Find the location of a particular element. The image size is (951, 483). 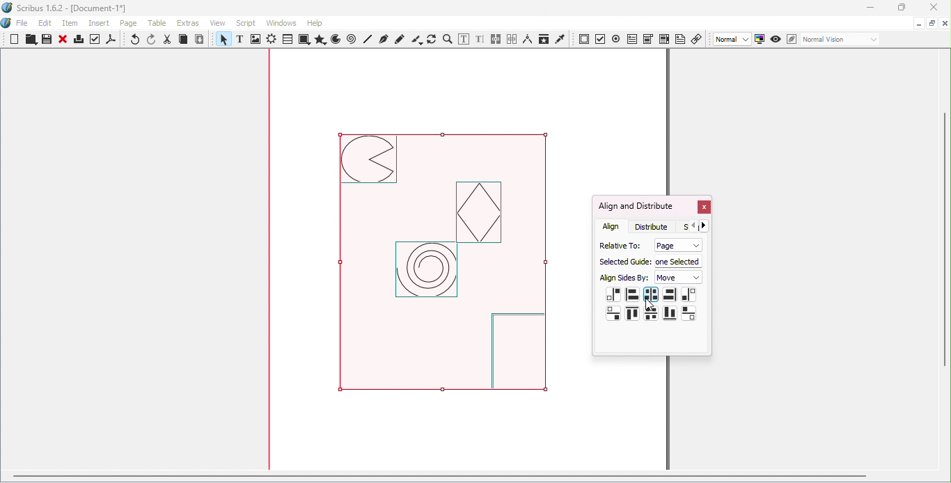

Select the visual appearance of the display is located at coordinates (840, 40).